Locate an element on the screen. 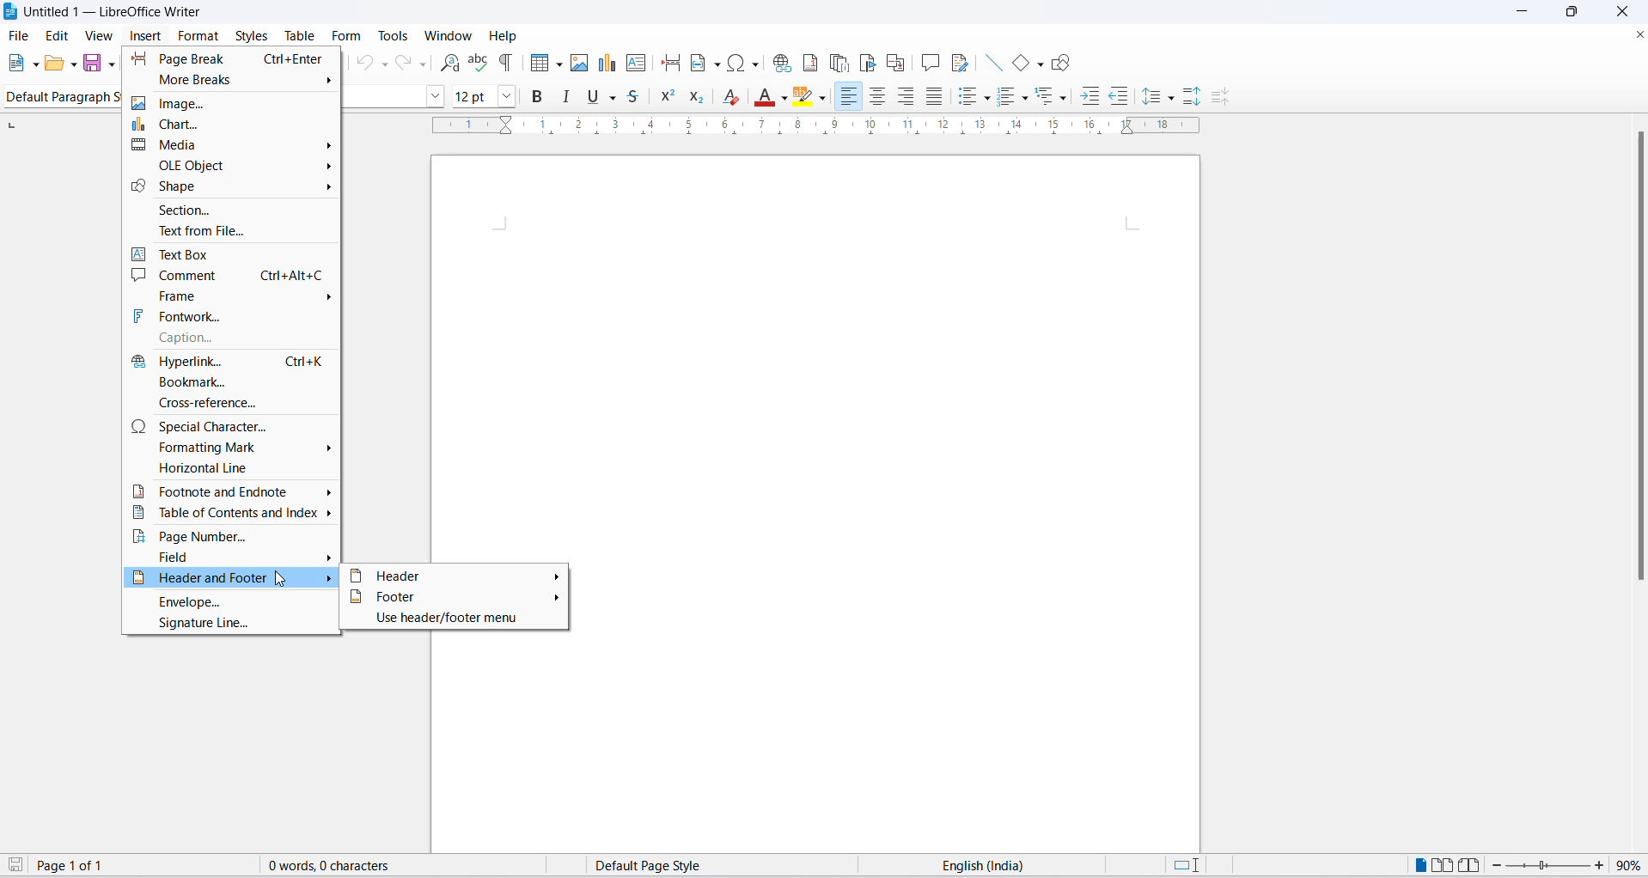 This screenshot has width=1648, height=878. outline format options is located at coordinates (1063, 99).